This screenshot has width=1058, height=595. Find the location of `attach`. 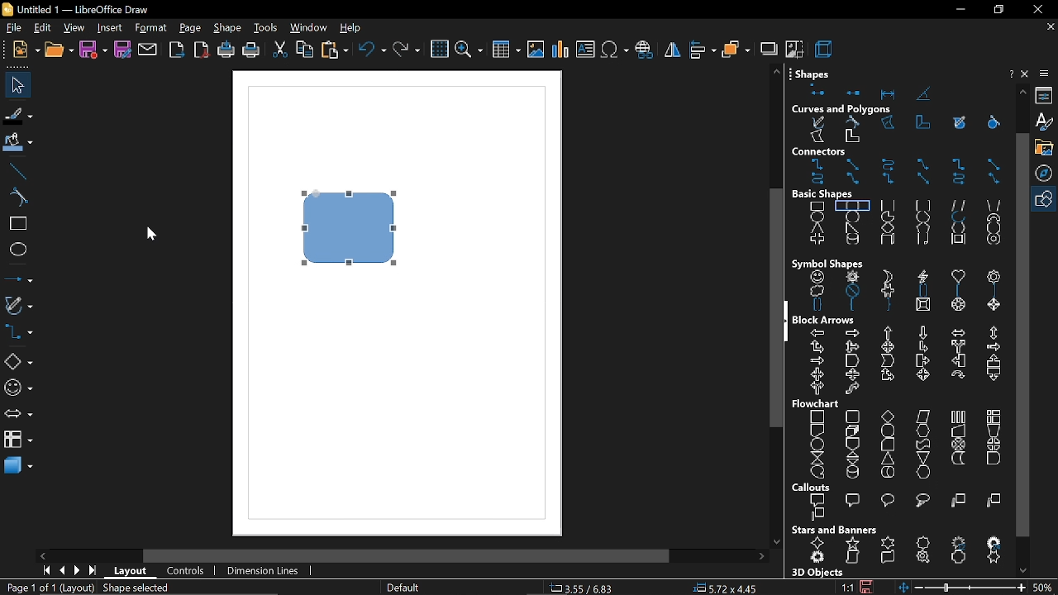

attach is located at coordinates (149, 50).